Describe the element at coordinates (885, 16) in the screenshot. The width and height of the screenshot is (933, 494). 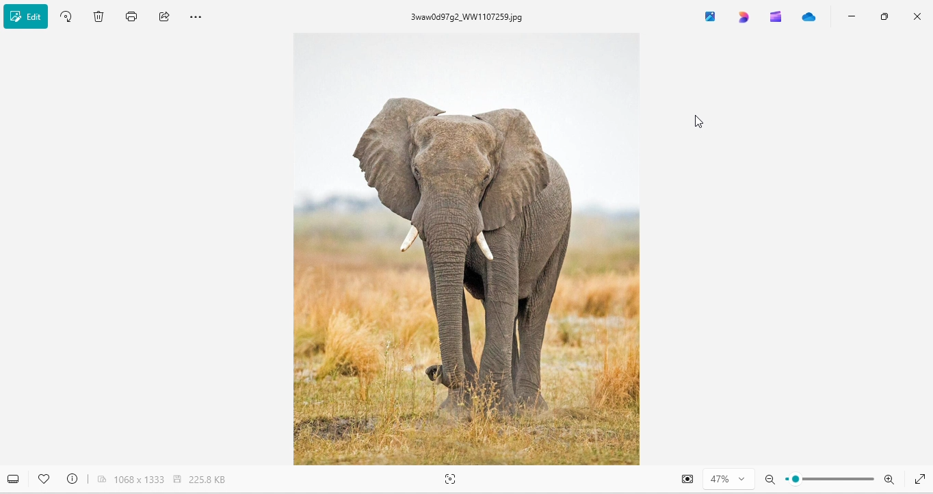
I see `maximize` at that location.